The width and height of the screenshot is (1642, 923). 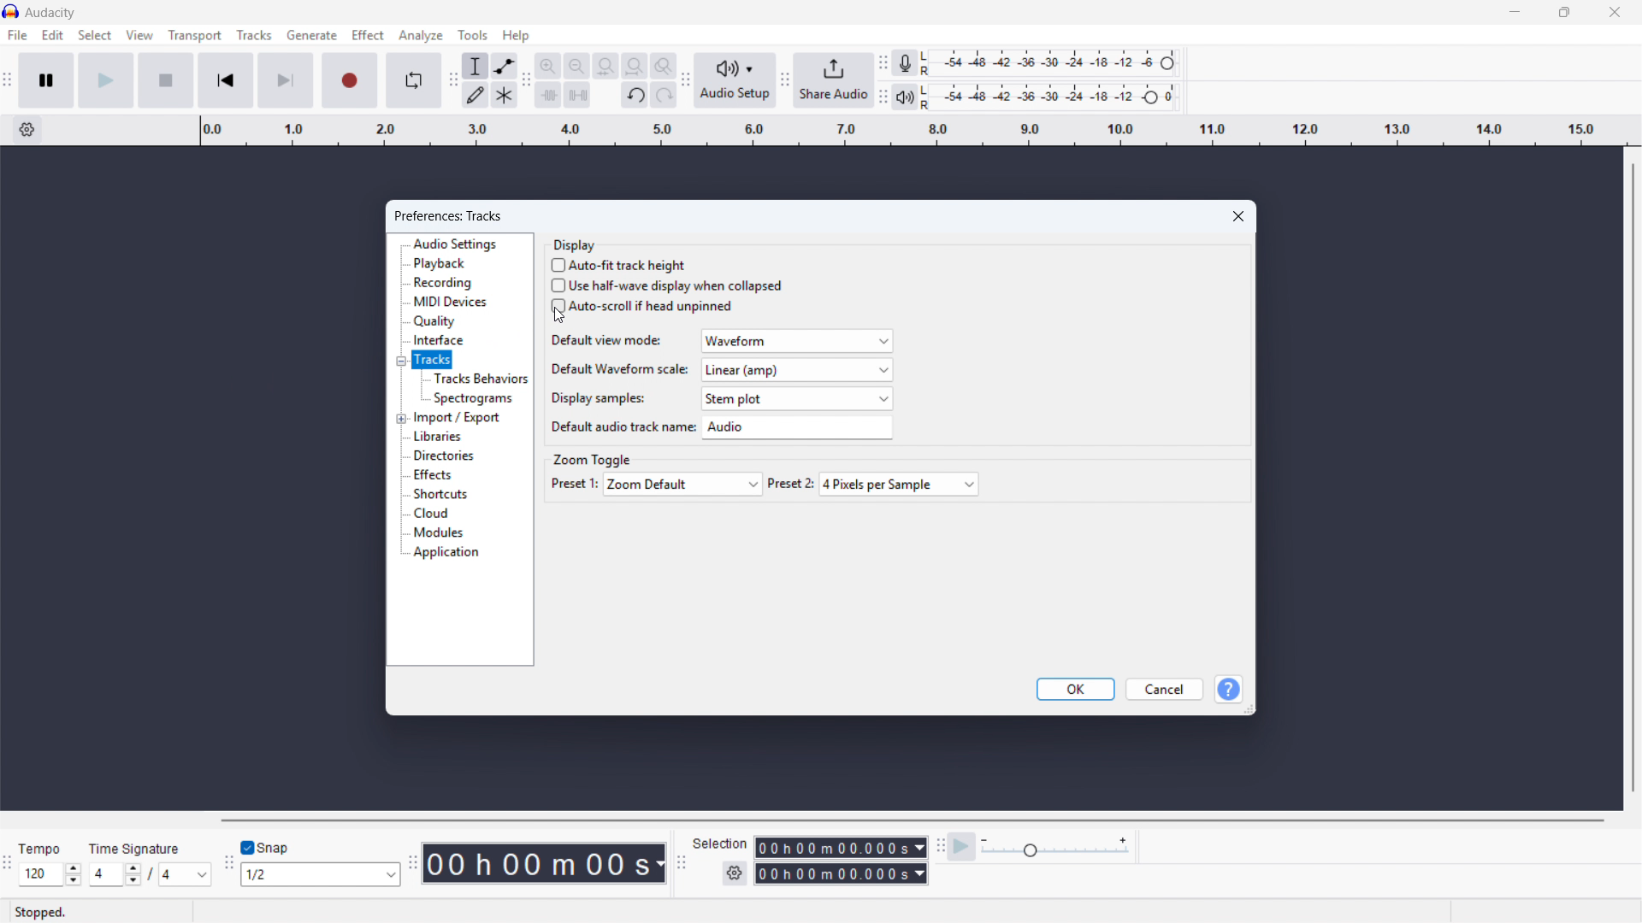 I want to click on tools toolbar, so click(x=452, y=79).